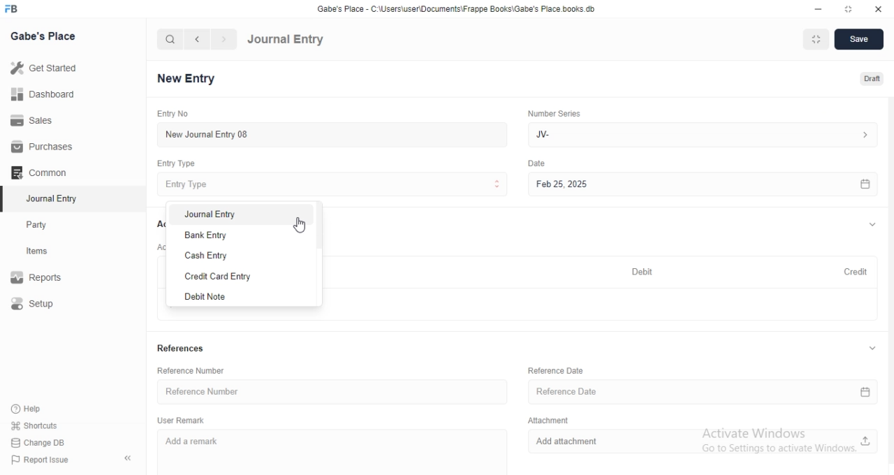 Image resolution: width=894 pixels, height=475 pixels. Describe the element at coordinates (224, 39) in the screenshot. I see `navigate forward` at that location.